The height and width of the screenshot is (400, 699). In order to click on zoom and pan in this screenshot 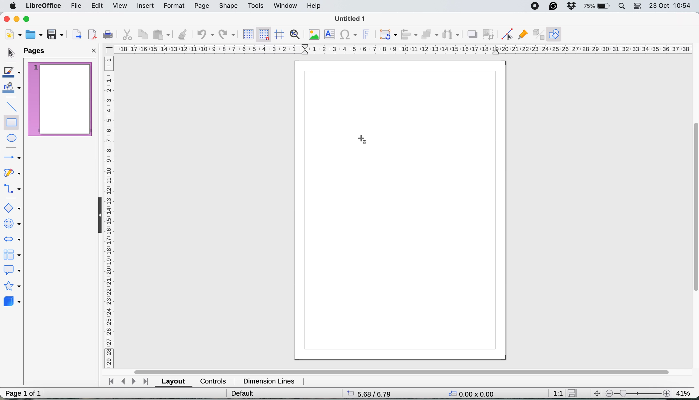, I will do `click(298, 34)`.